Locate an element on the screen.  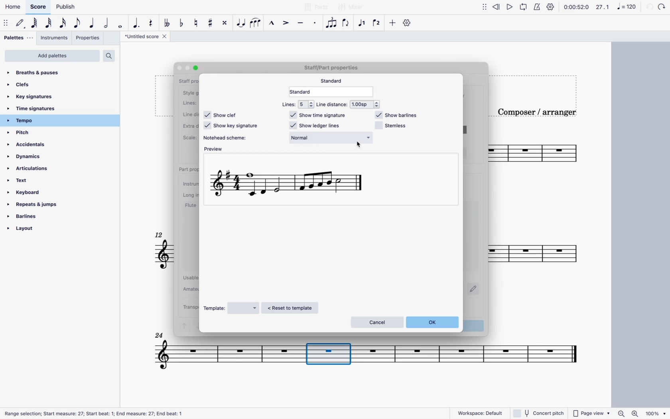
tempo is located at coordinates (51, 121).